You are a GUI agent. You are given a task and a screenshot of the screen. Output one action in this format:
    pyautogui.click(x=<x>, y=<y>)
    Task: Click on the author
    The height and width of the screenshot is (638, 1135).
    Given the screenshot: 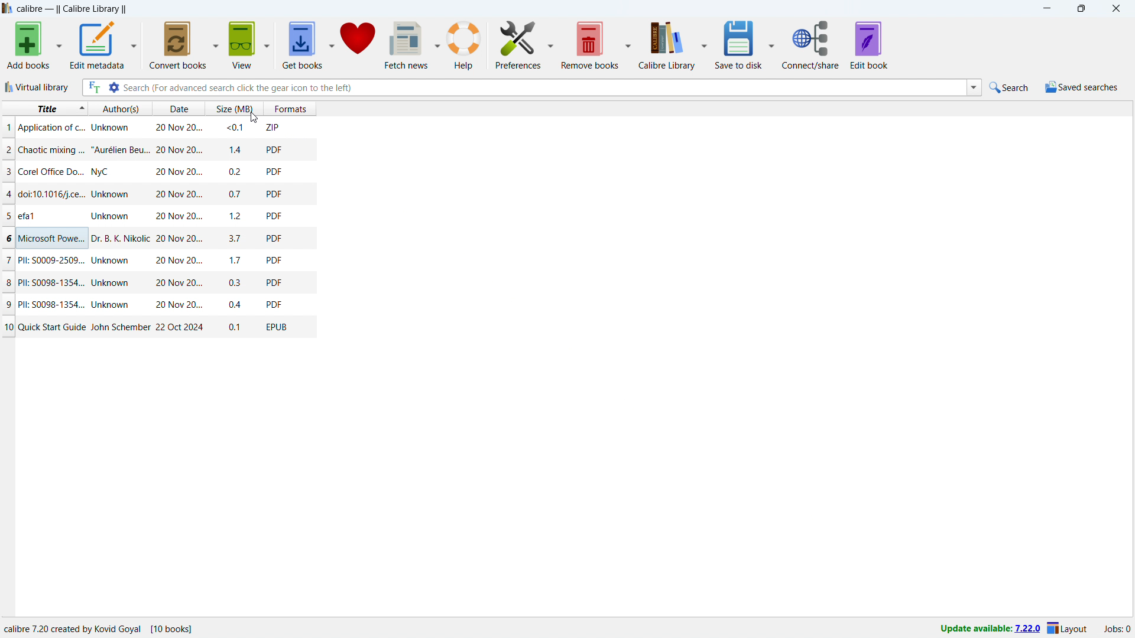 What is the action you would take?
    pyautogui.click(x=112, y=283)
    